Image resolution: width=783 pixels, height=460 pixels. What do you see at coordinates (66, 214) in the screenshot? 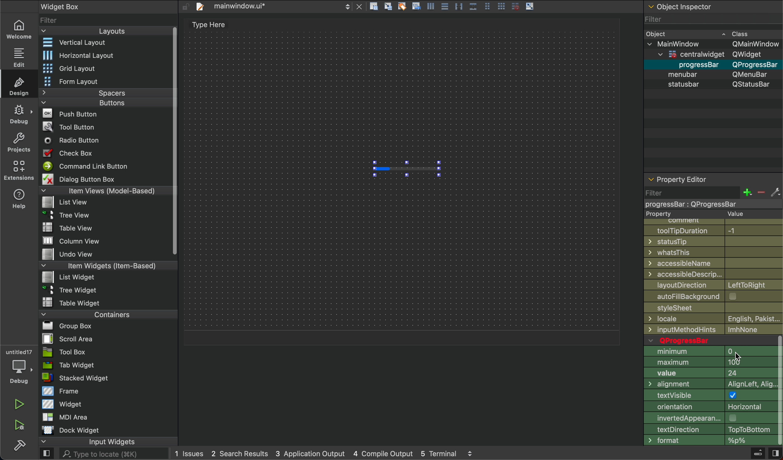
I see `File` at bounding box center [66, 214].